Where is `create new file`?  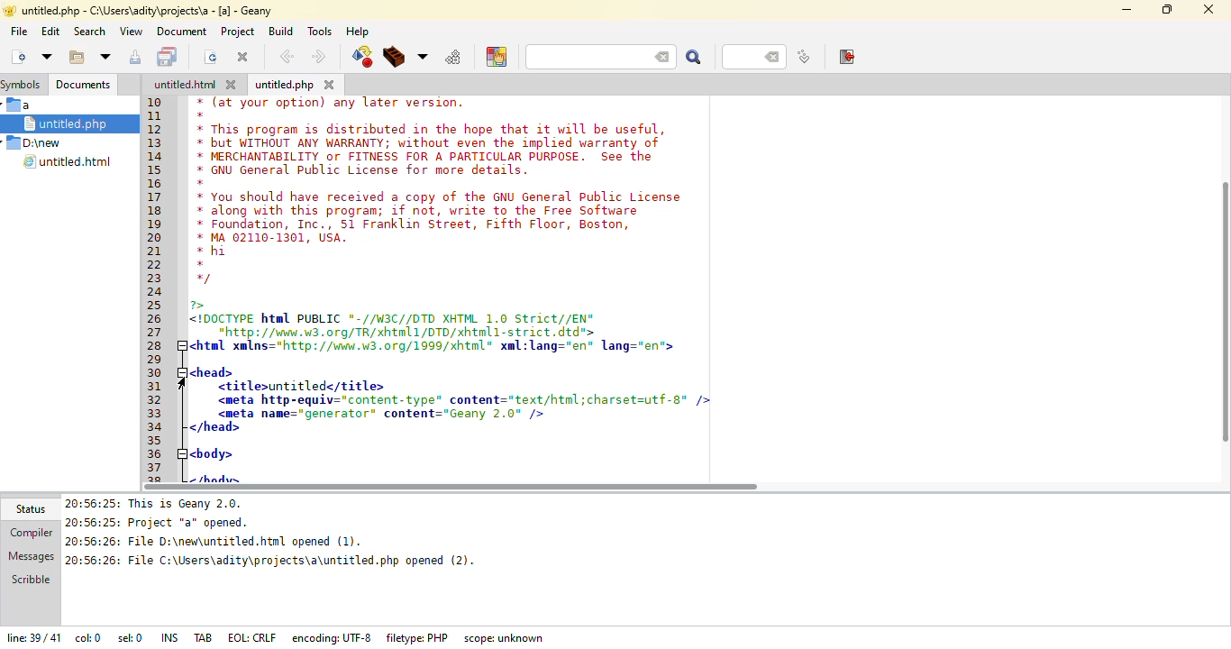
create new file is located at coordinates (17, 56).